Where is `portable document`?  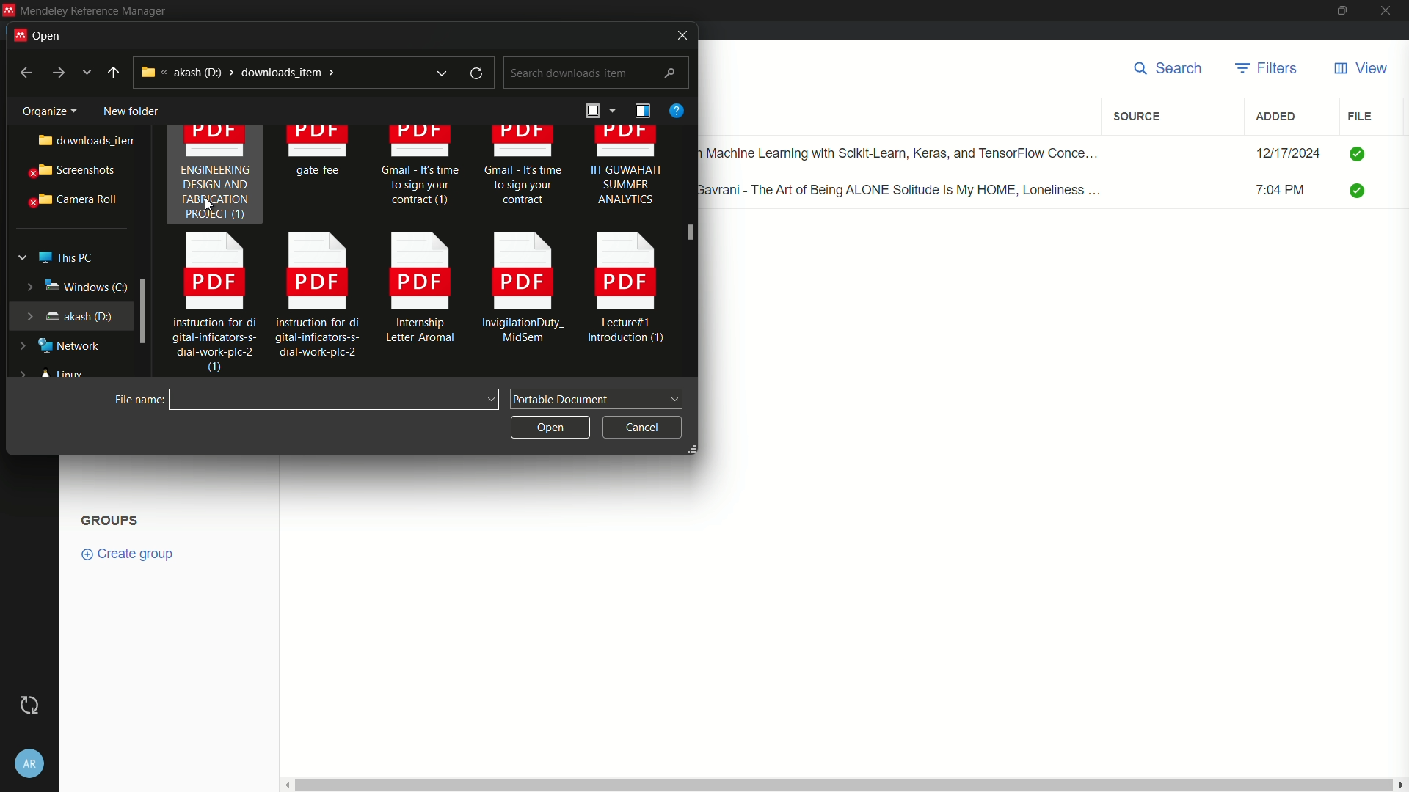 portable document is located at coordinates (597, 397).